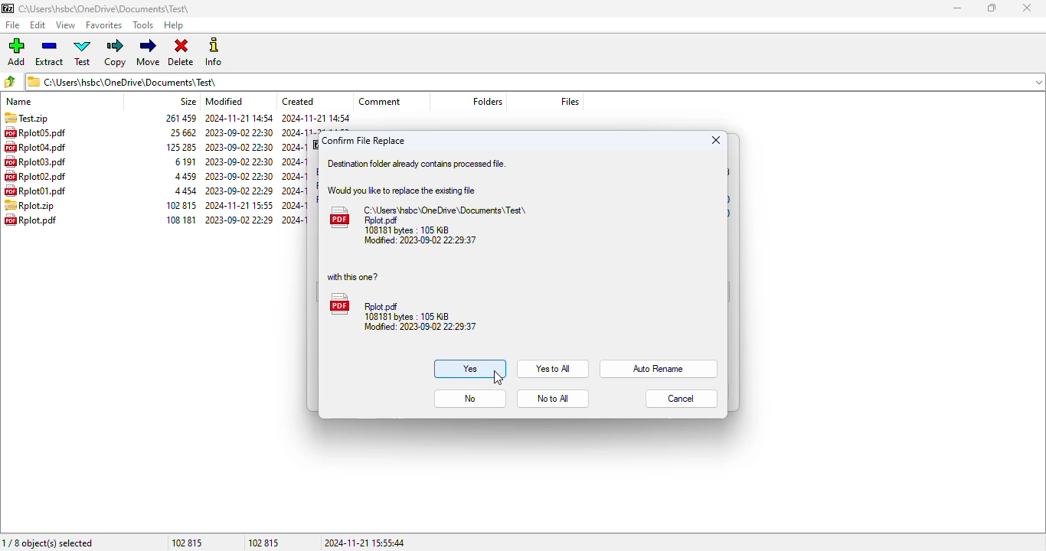 Image resolution: width=1046 pixels, height=551 pixels. Describe the element at coordinates (470, 399) in the screenshot. I see `No` at that location.